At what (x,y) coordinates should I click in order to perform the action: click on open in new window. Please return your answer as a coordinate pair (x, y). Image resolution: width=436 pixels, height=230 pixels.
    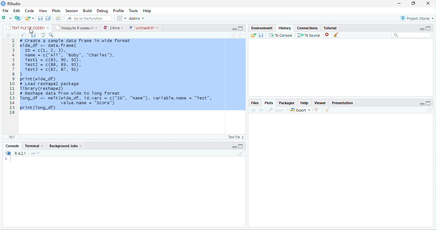
    Looking at the image, I should click on (23, 35).